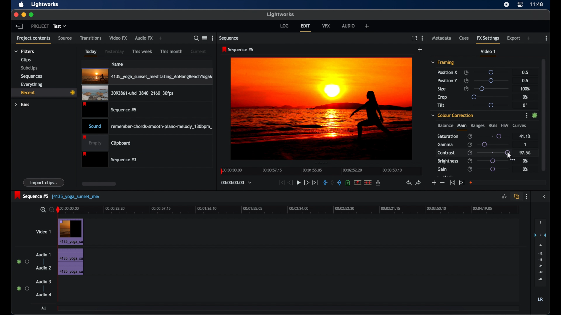 This screenshot has width=561, height=315. Describe the element at coordinates (447, 72) in the screenshot. I see `position x` at that location.